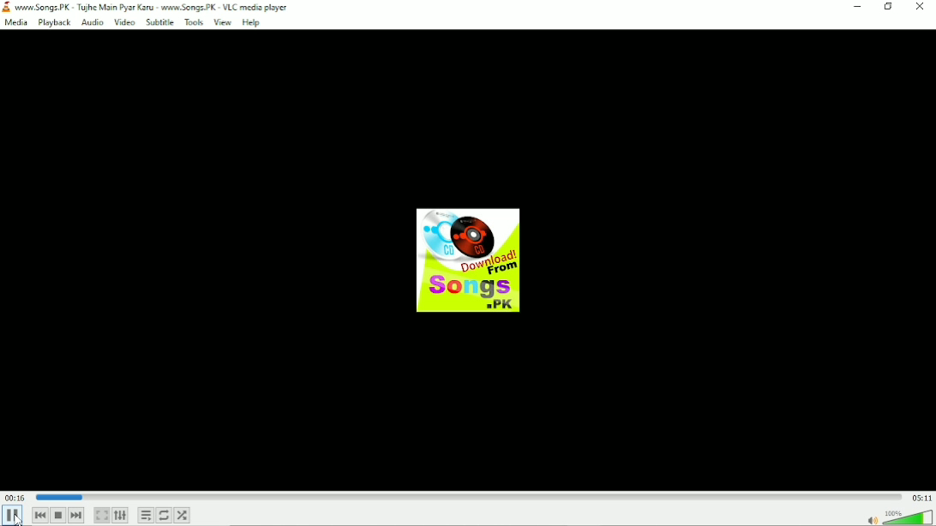 This screenshot has height=526, width=936. I want to click on Volume, so click(899, 518).